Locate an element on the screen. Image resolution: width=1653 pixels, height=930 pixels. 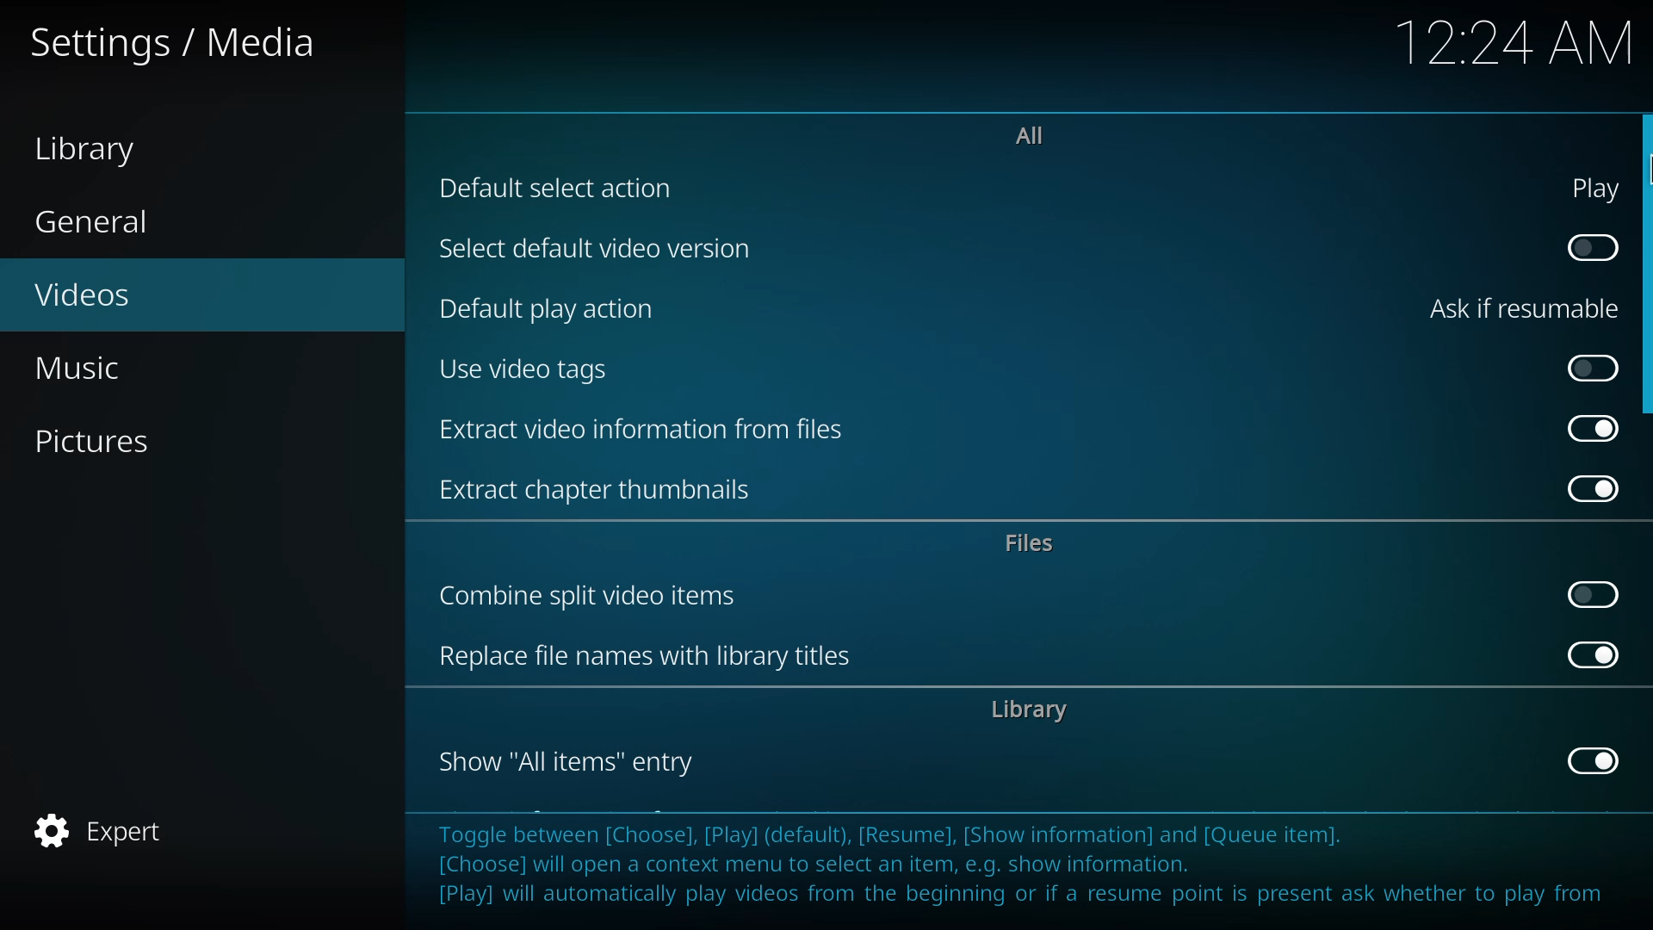
time is located at coordinates (1519, 40).